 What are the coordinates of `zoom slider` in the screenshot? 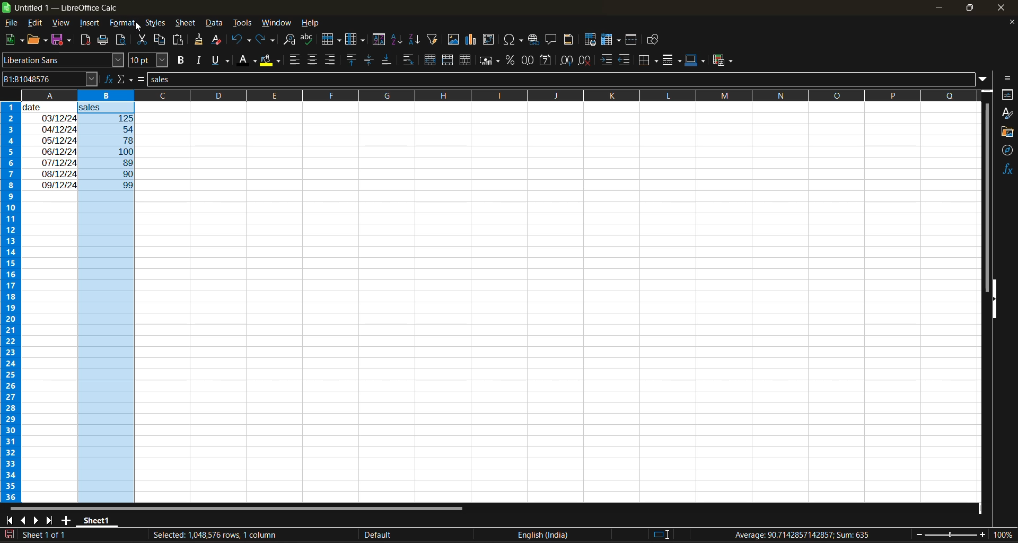 It's located at (951, 534).